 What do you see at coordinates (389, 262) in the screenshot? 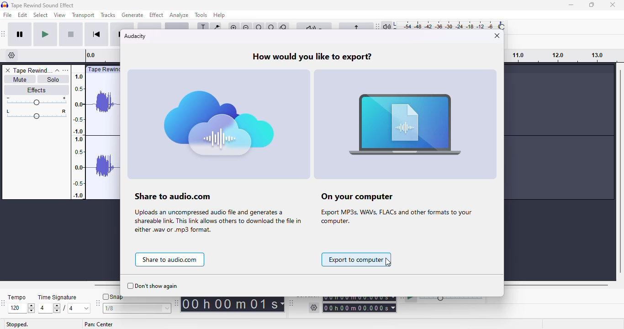
I see `cursor` at bounding box center [389, 262].